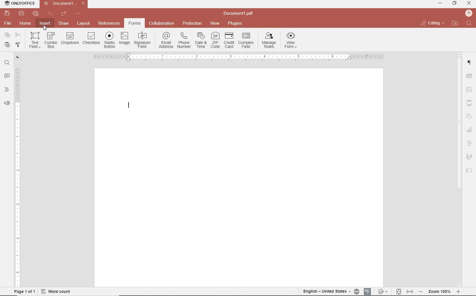  Describe the element at coordinates (7, 45) in the screenshot. I see `paste` at that location.